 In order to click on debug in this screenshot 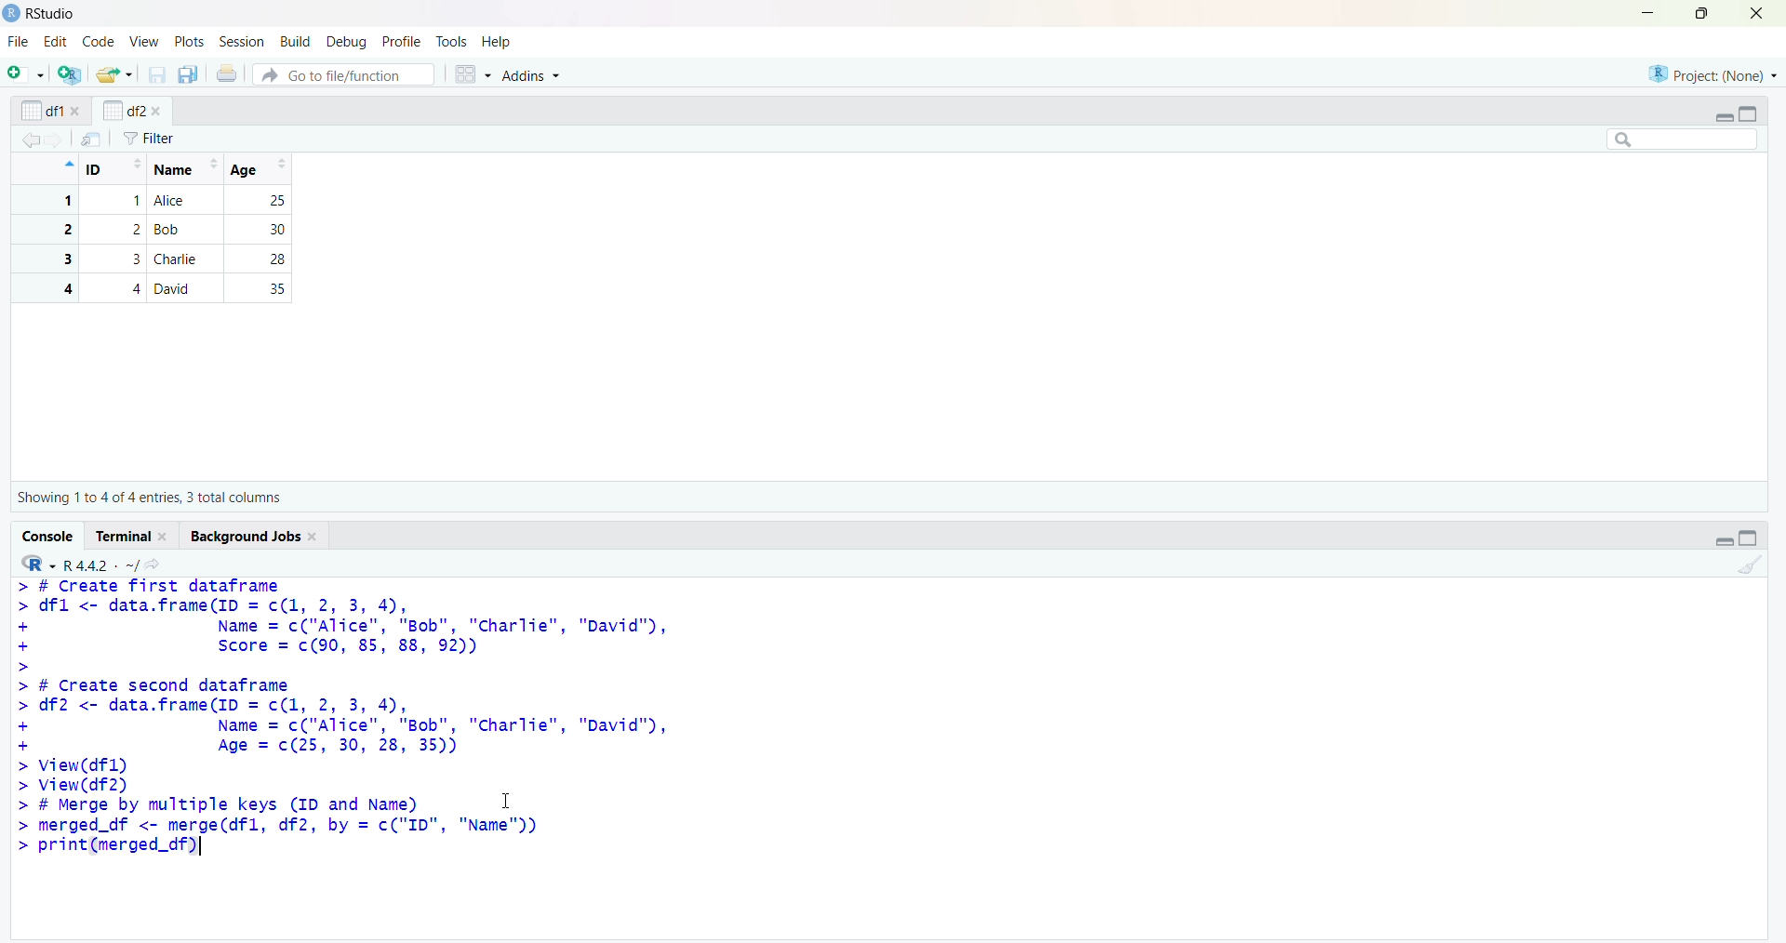, I will do `click(349, 43)`.